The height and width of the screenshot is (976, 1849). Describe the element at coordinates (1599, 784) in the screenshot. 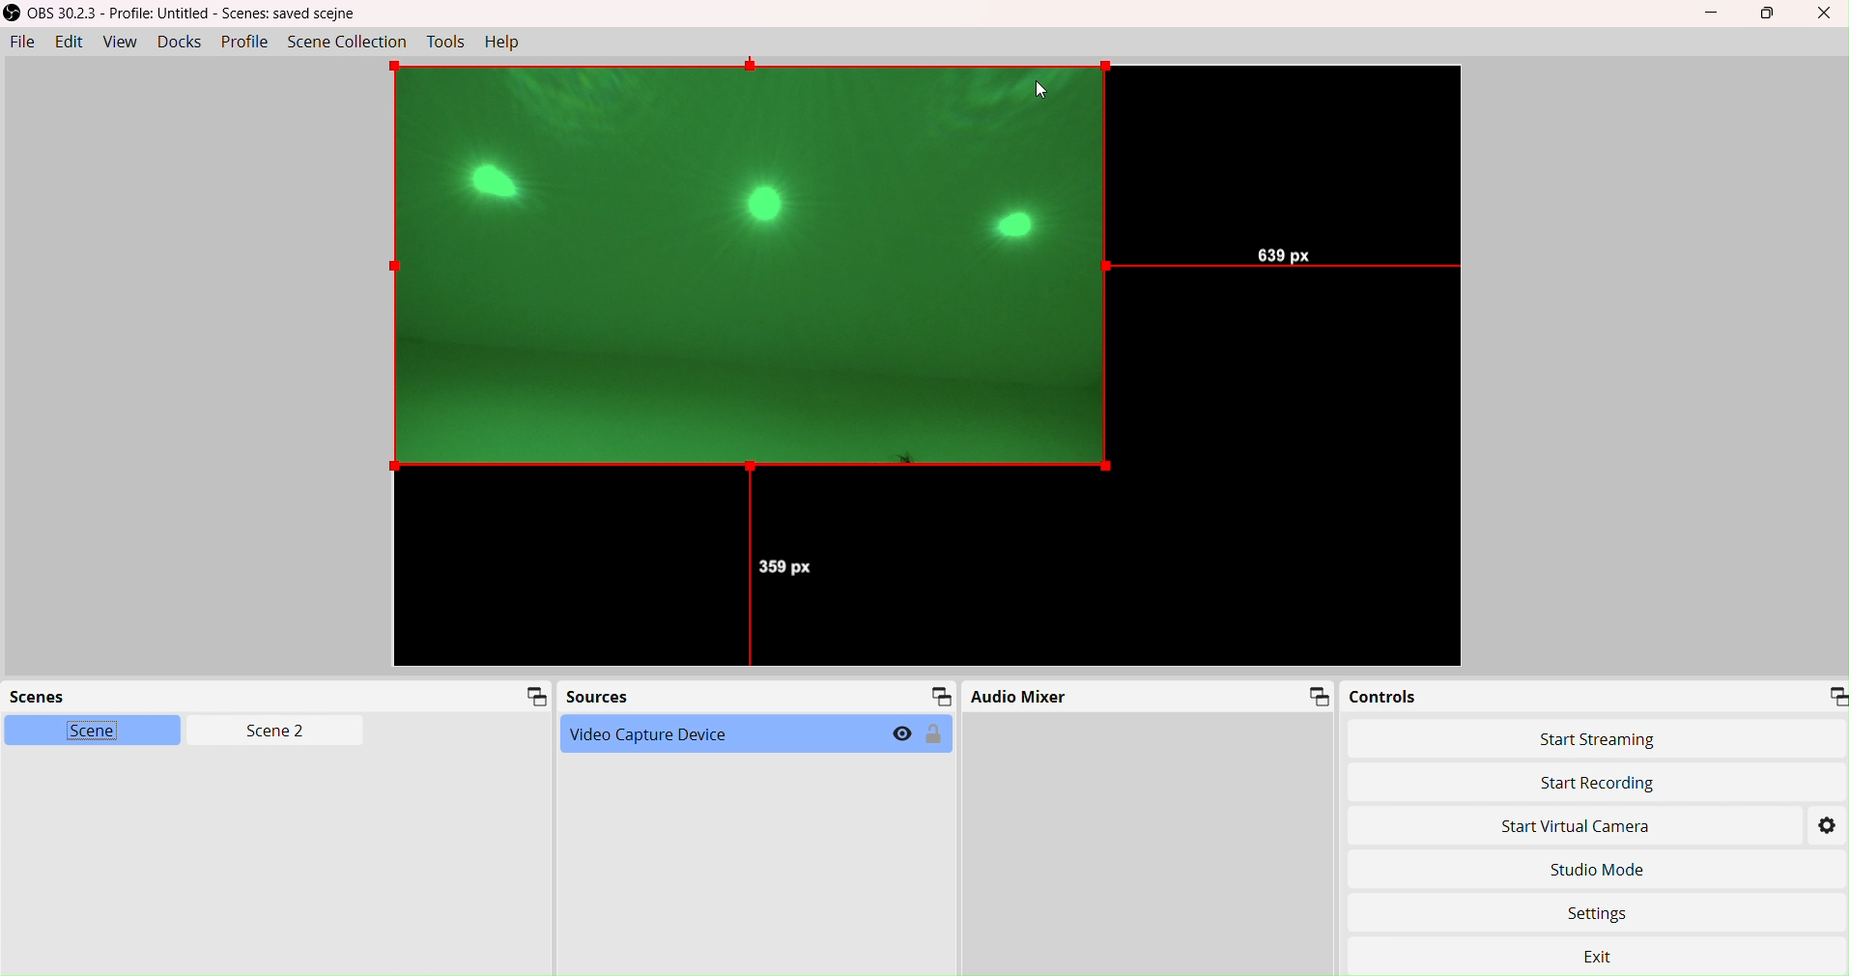

I see `Start Recording` at that location.